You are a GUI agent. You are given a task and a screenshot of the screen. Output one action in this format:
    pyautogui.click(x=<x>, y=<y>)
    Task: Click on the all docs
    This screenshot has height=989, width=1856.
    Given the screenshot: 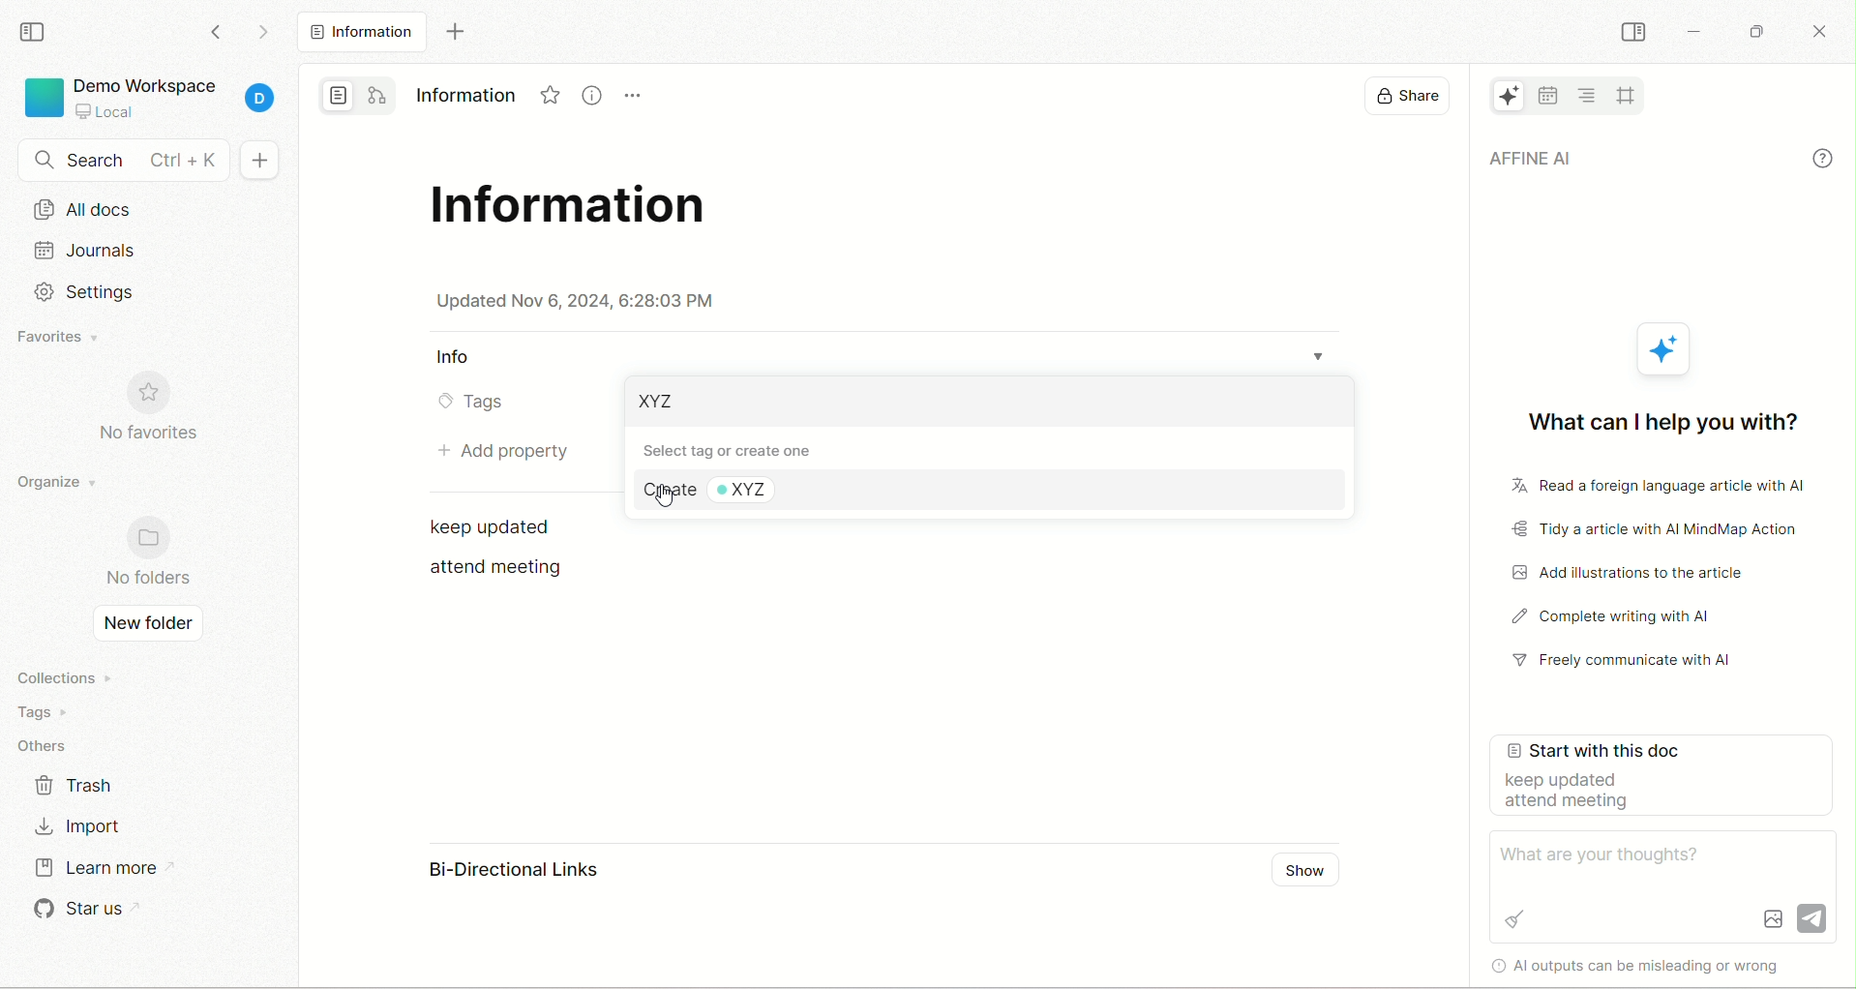 What is the action you would take?
    pyautogui.click(x=147, y=213)
    